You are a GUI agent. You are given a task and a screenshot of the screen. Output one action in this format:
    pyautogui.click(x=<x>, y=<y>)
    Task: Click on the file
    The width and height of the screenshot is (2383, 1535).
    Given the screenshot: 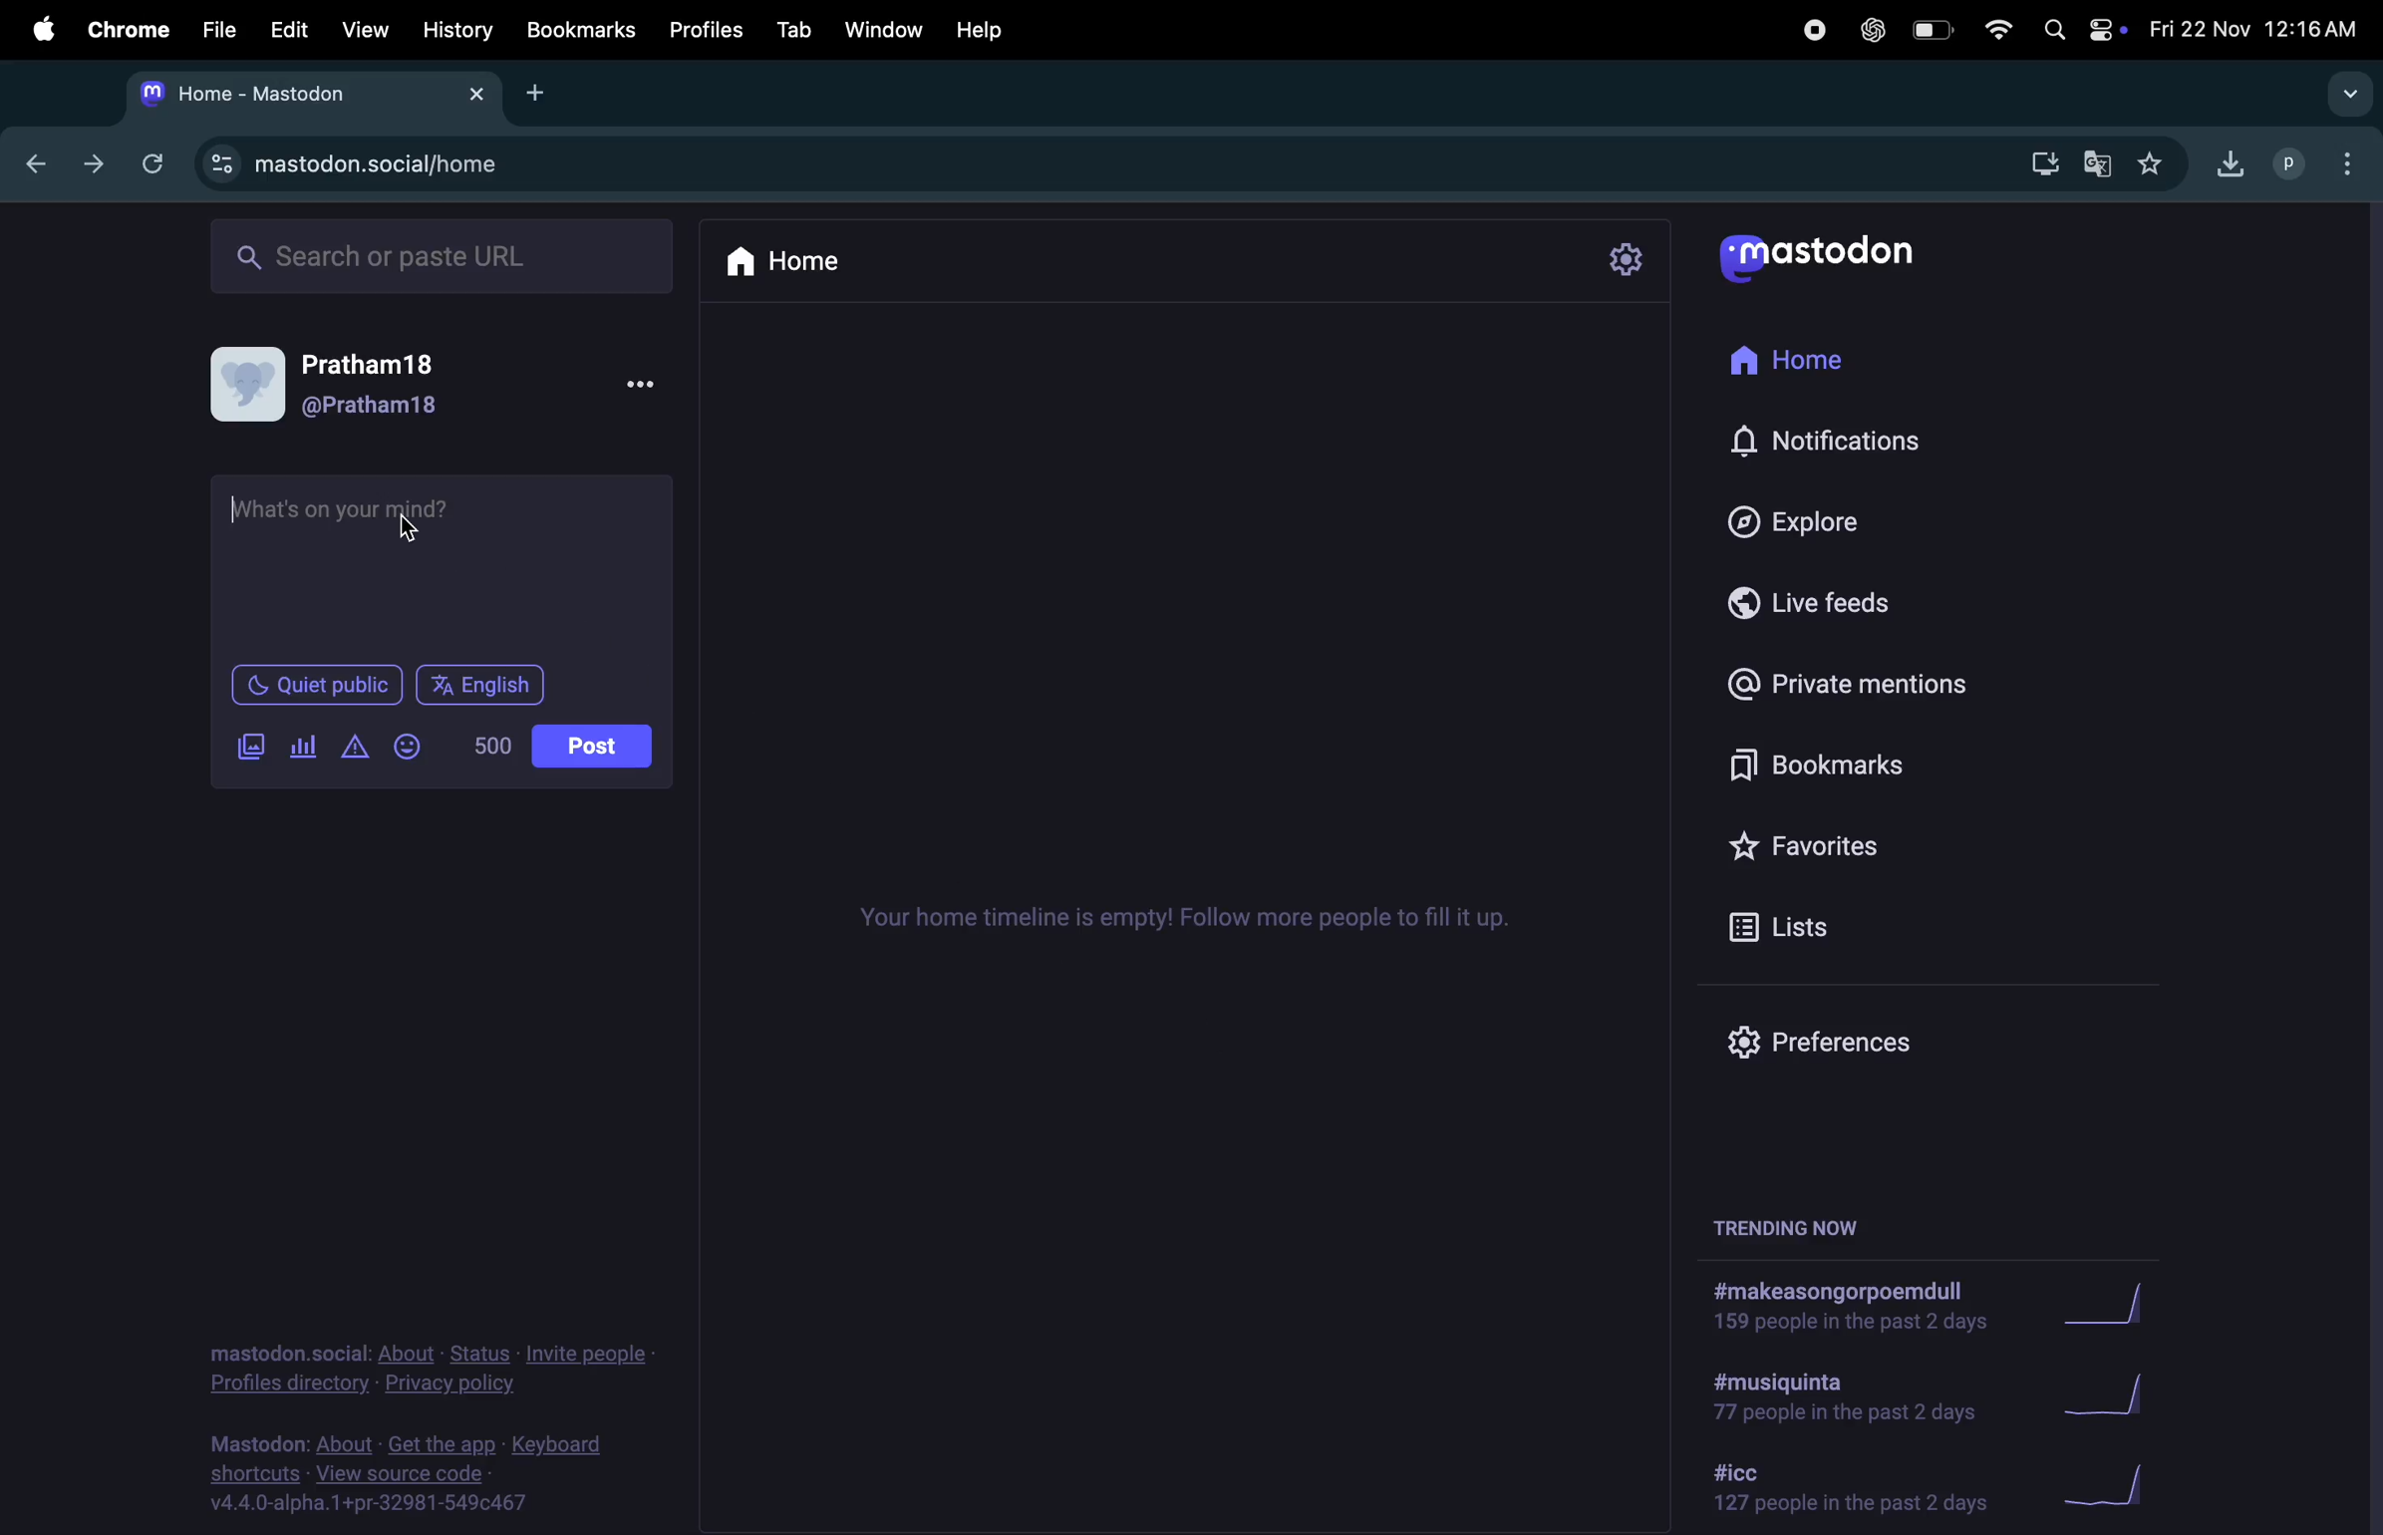 What is the action you would take?
    pyautogui.click(x=213, y=29)
    